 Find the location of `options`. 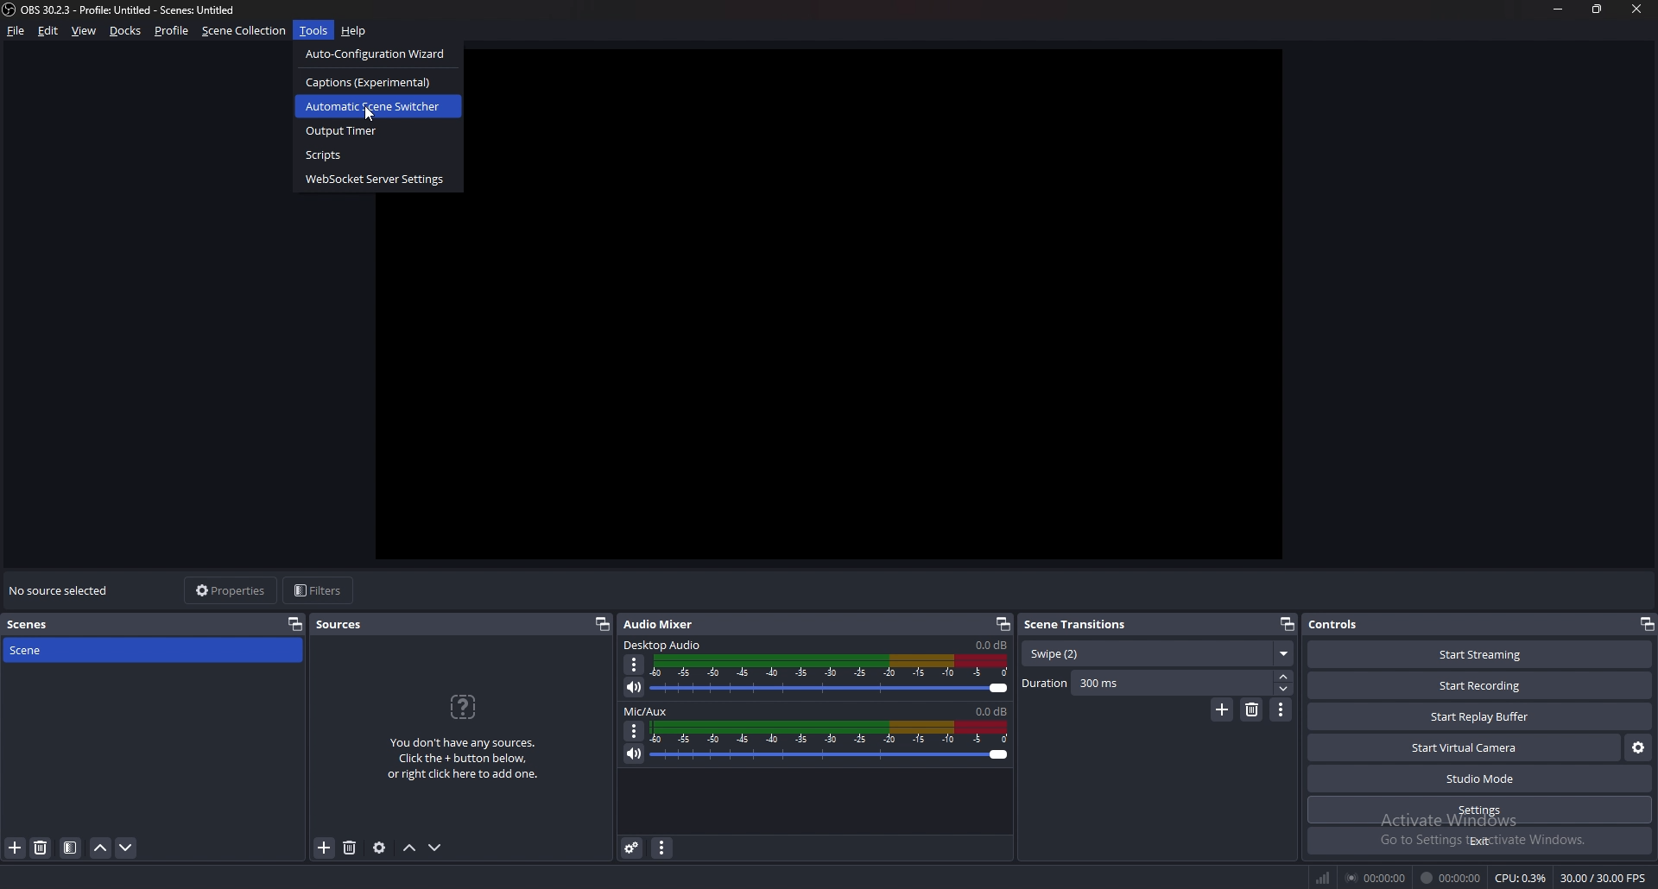

options is located at coordinates (635, 731).